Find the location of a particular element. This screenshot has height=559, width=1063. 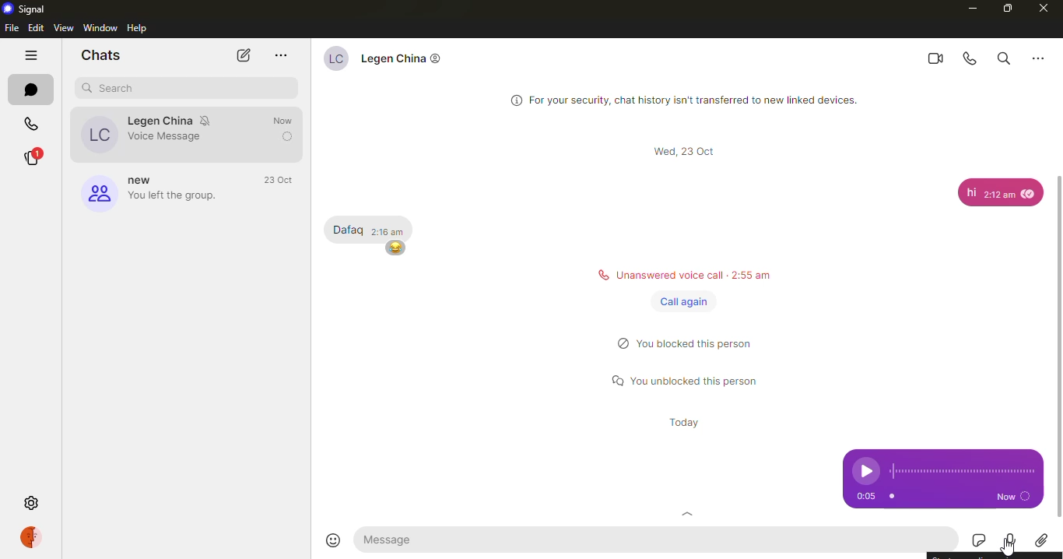

search is located at coordinates (113, 88).